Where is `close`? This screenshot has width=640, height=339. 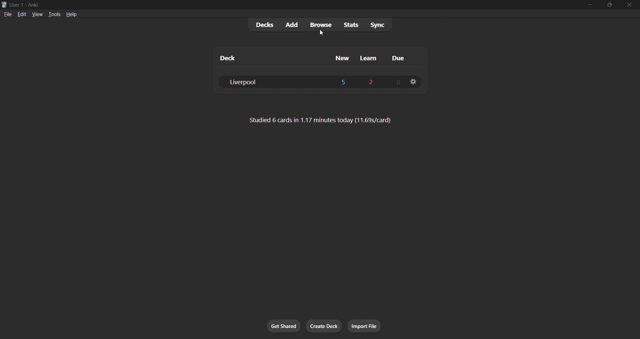 close is located at coordinates (628, 5).